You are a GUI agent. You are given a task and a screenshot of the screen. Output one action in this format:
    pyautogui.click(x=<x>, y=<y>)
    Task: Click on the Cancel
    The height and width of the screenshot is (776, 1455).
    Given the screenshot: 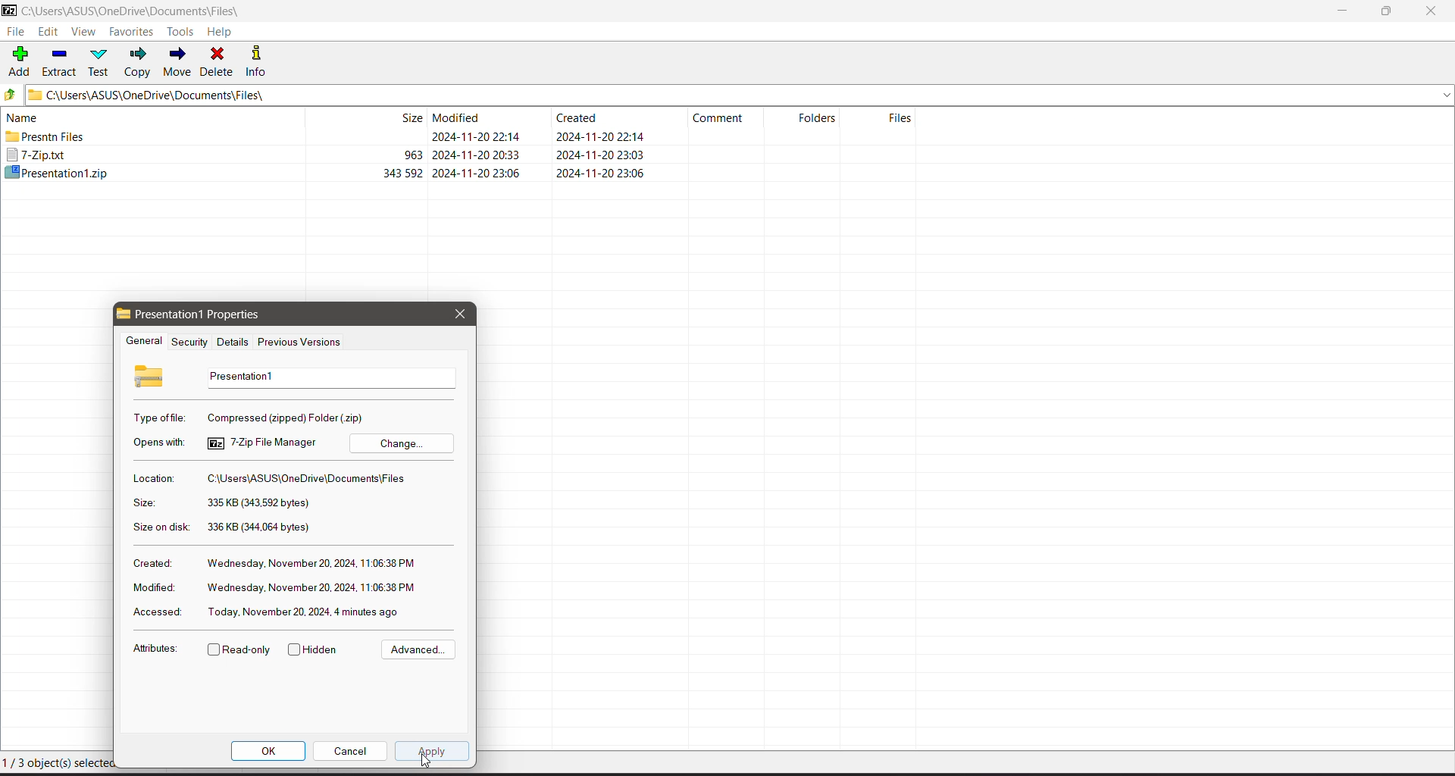 What is the action you would take?
    pyautogui.click(x=350, y=750)
    